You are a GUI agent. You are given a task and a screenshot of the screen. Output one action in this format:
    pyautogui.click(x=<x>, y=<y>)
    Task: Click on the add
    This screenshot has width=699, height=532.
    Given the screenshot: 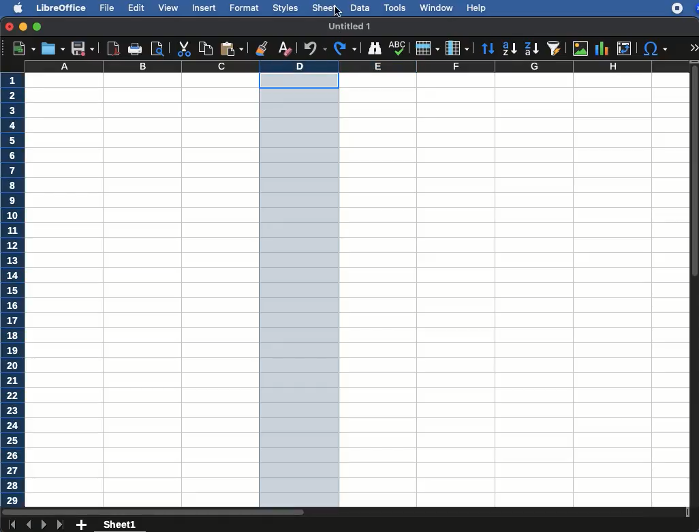 What is the action you would take?
    pyautogui.click(x=82, y=525)
    